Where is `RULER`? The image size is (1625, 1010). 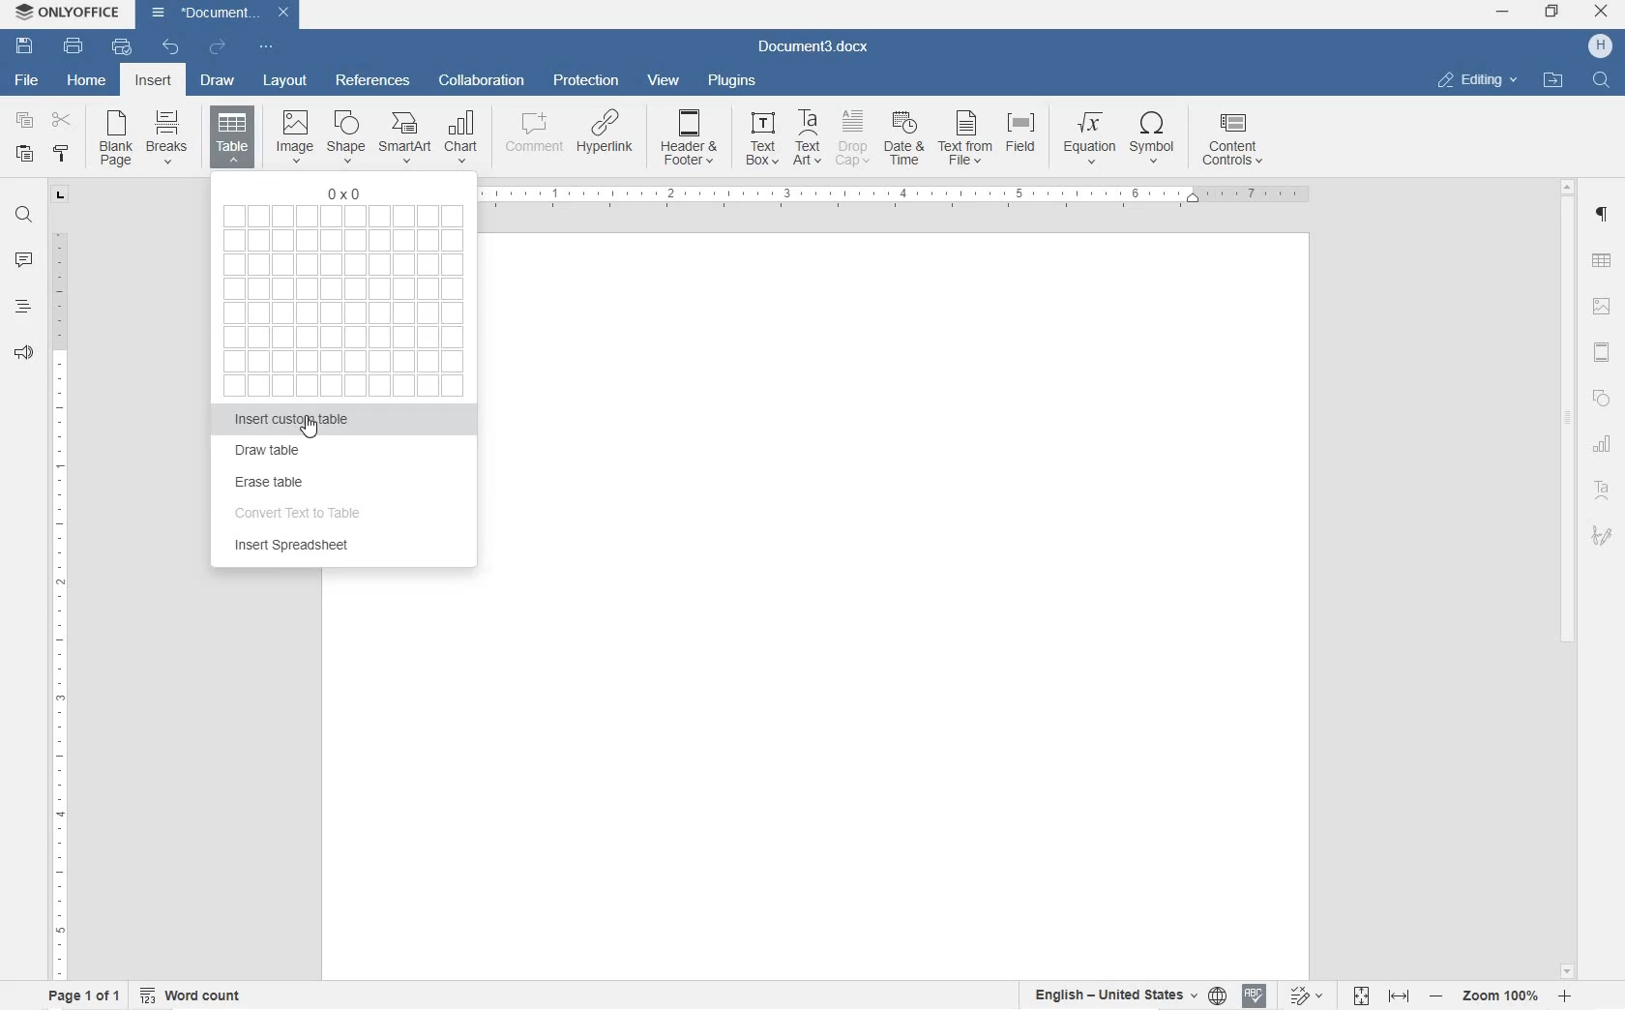
RULER is located at coordinates (57, 601).